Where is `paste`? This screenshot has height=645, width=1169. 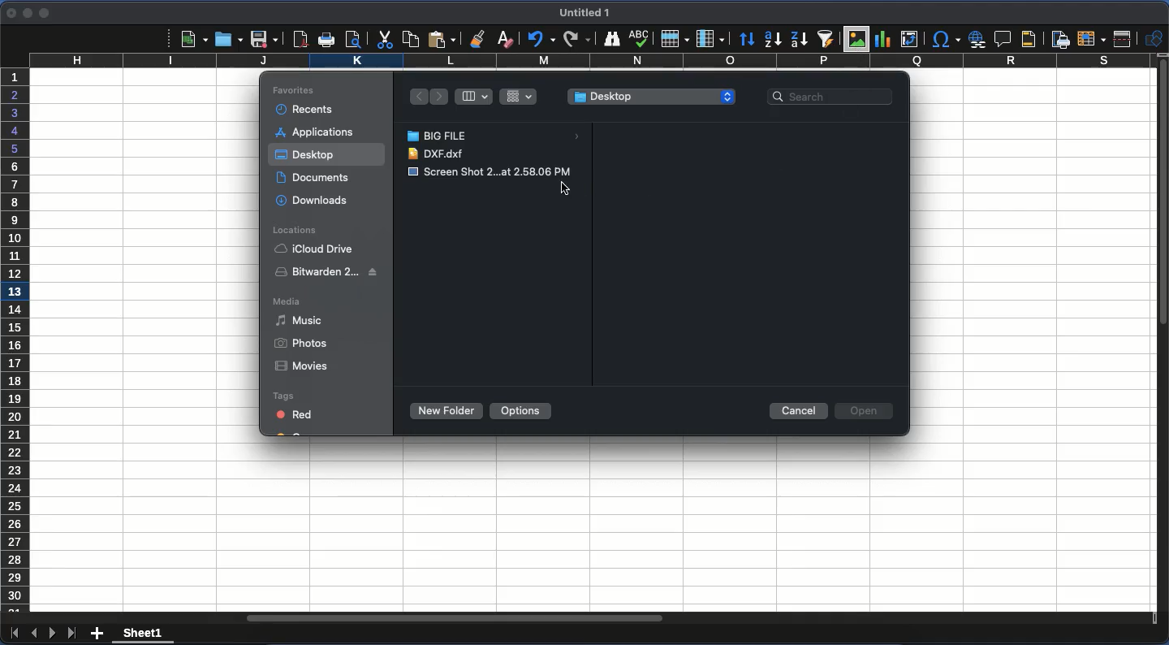
paste is located at coordinates (442, 38).